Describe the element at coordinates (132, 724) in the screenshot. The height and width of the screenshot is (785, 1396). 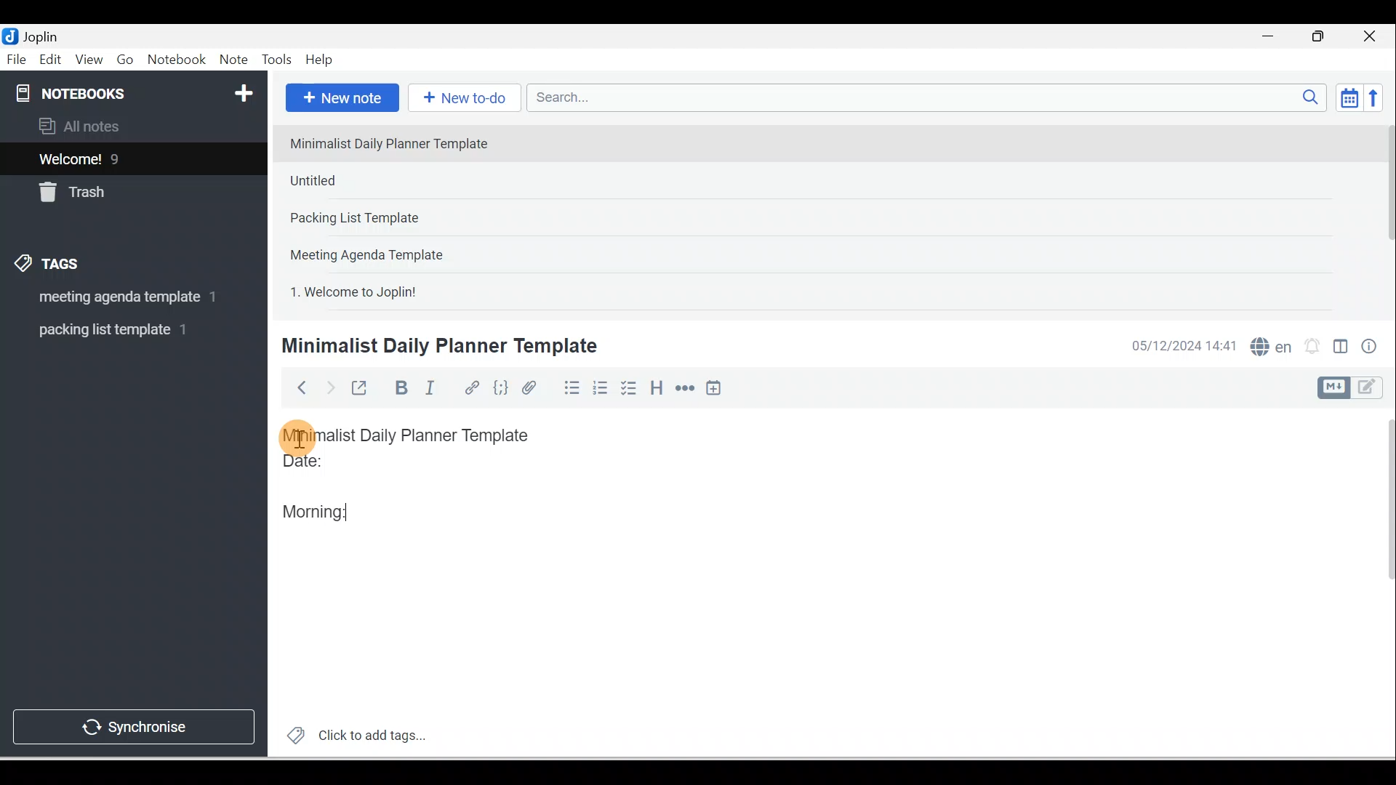
I see `Synchronise` at that location.